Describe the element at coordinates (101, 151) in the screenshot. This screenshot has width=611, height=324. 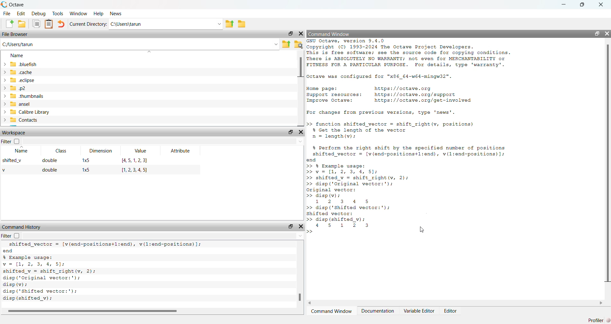
I see `dimension` at that location.